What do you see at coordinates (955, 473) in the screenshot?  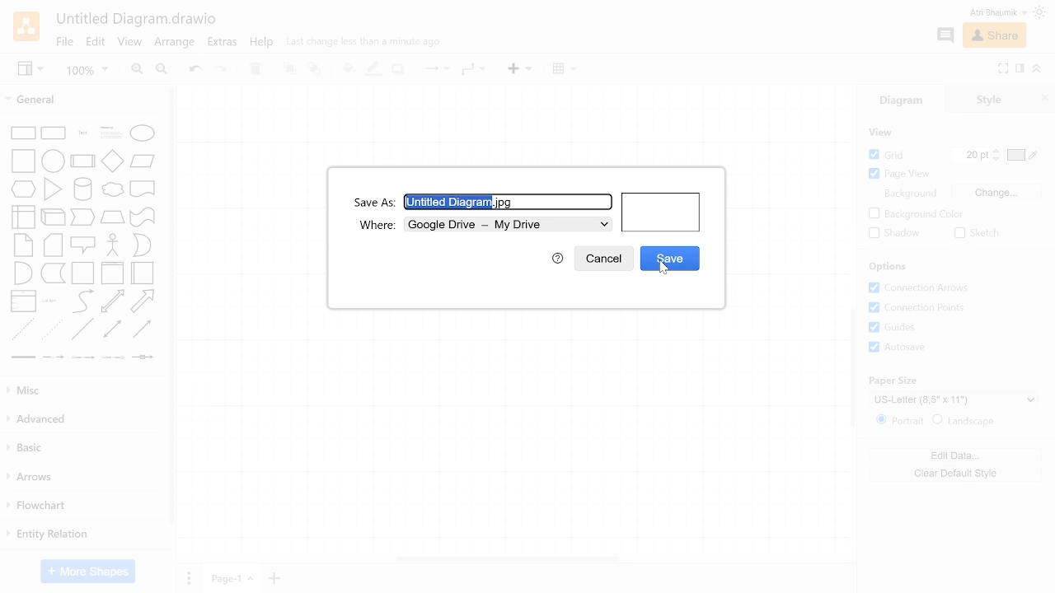 I see `Clear default style` at bounding box center [955, 473].